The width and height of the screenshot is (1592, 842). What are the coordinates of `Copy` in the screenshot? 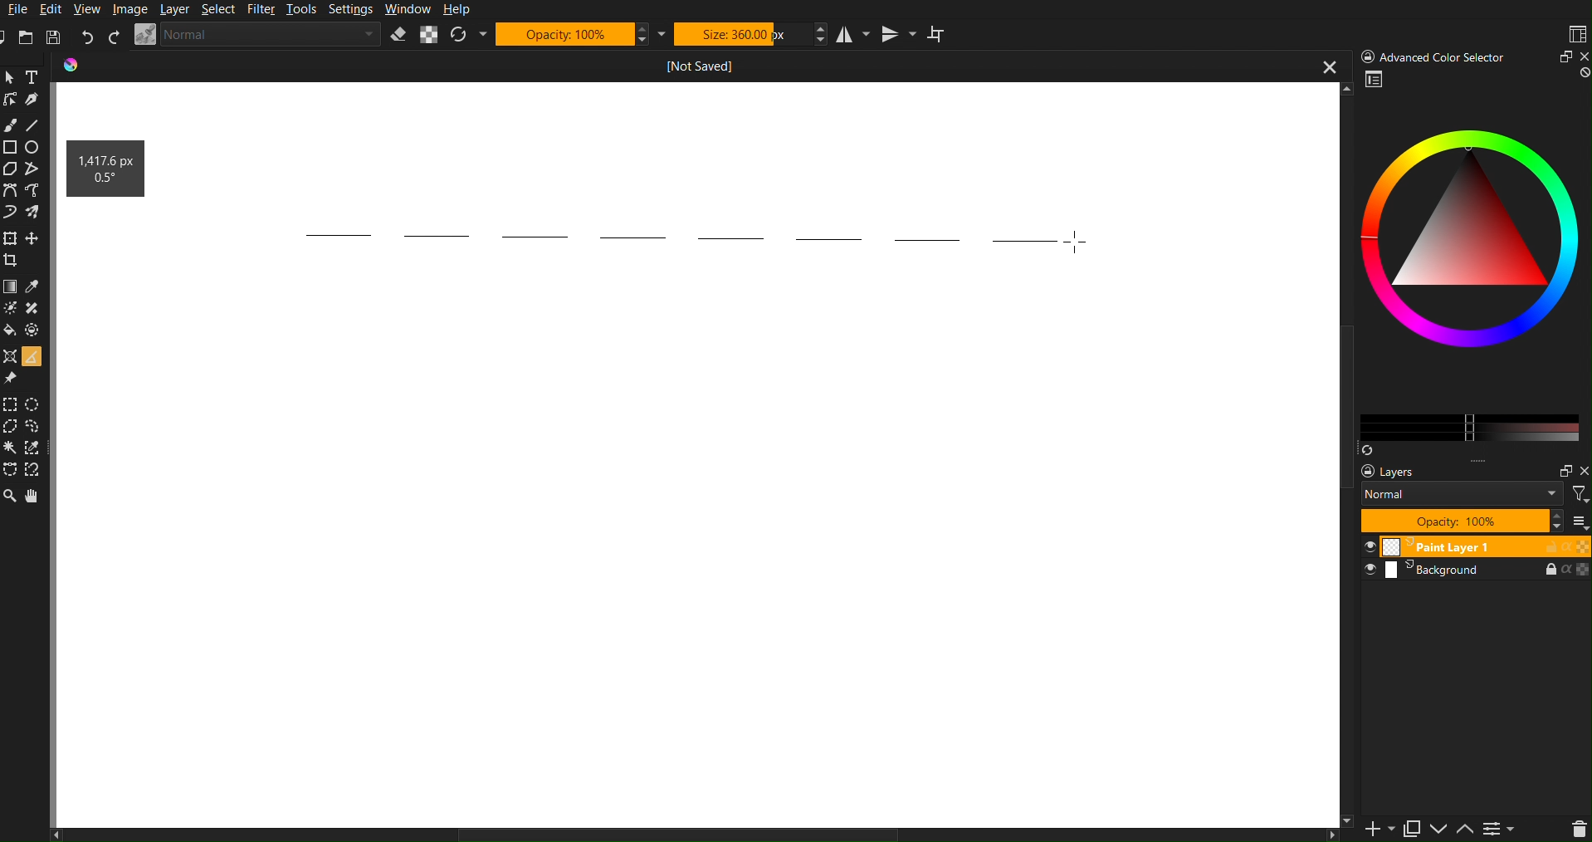 It's located at (1417, 828).